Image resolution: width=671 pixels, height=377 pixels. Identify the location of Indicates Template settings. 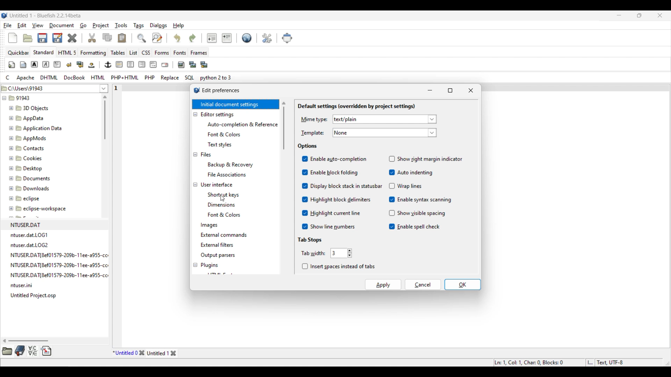
(312, 133).